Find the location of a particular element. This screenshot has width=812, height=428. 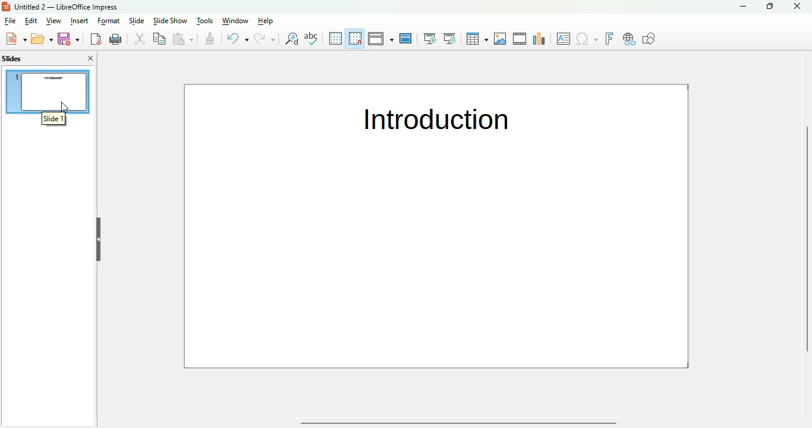

clone formatting is located at coordinates (210, 39).